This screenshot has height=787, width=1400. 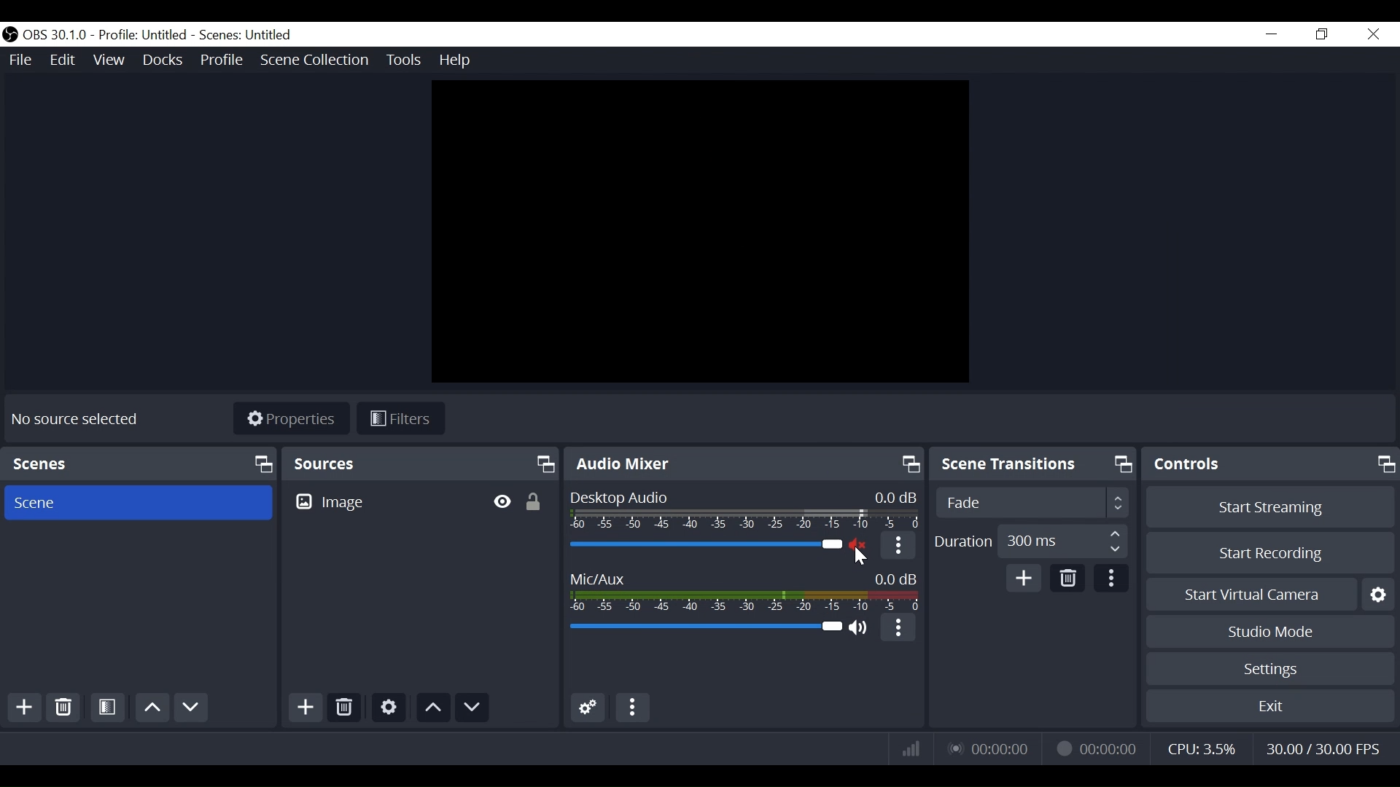 What do you see at coordinates (1248, 594) in the screenshot?
I see `Start Virtual Camera` at bounding box center [1248, 594].